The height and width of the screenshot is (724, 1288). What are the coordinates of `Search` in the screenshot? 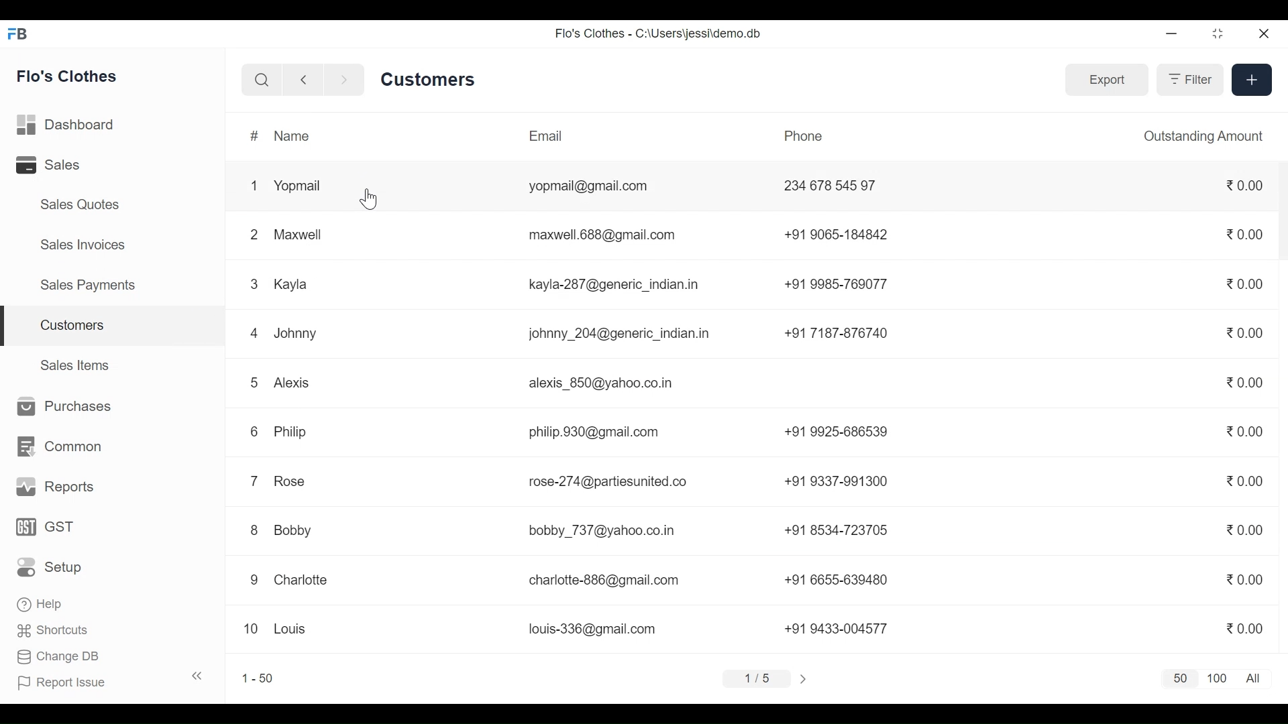 It's located at (264, 80).